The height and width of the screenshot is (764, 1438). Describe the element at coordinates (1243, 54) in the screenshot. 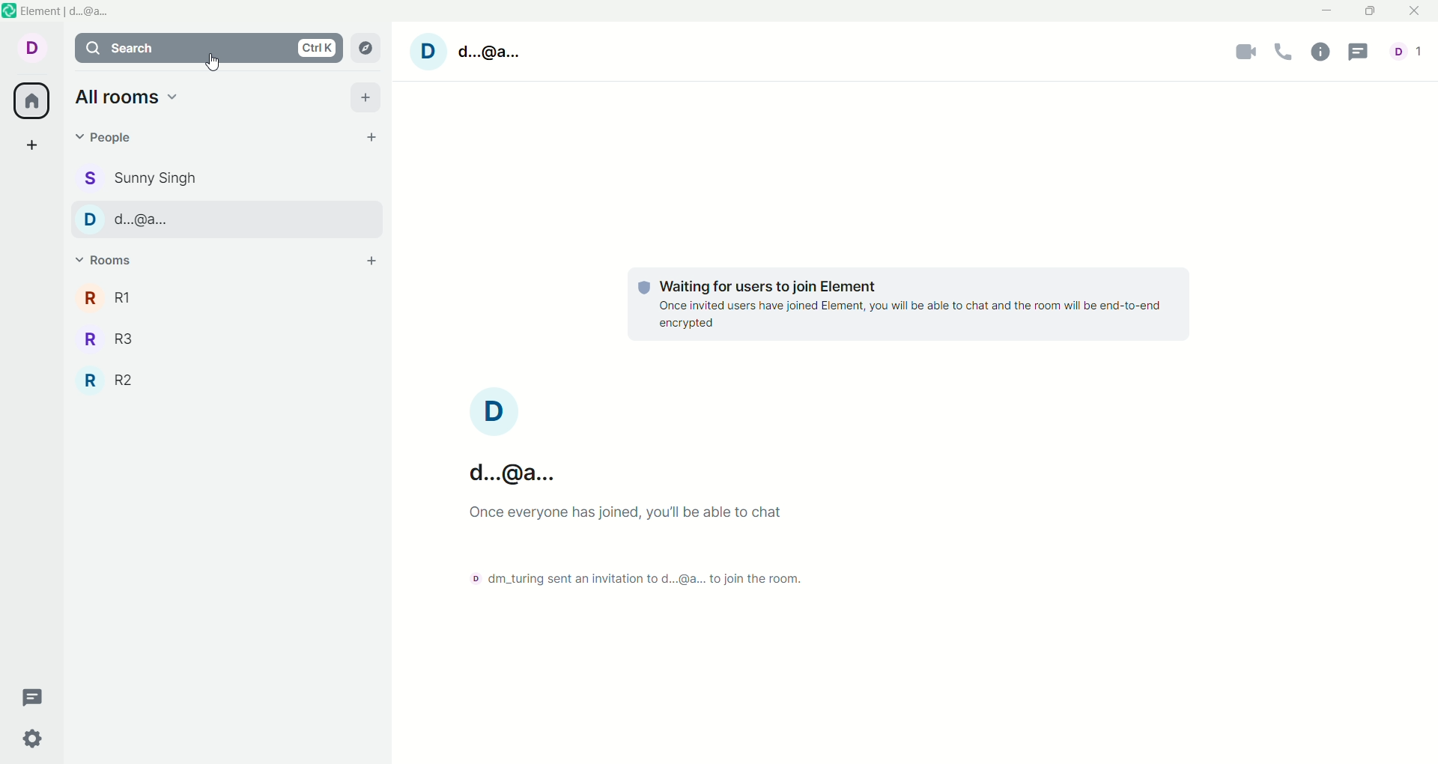

I see `video call` at that location.